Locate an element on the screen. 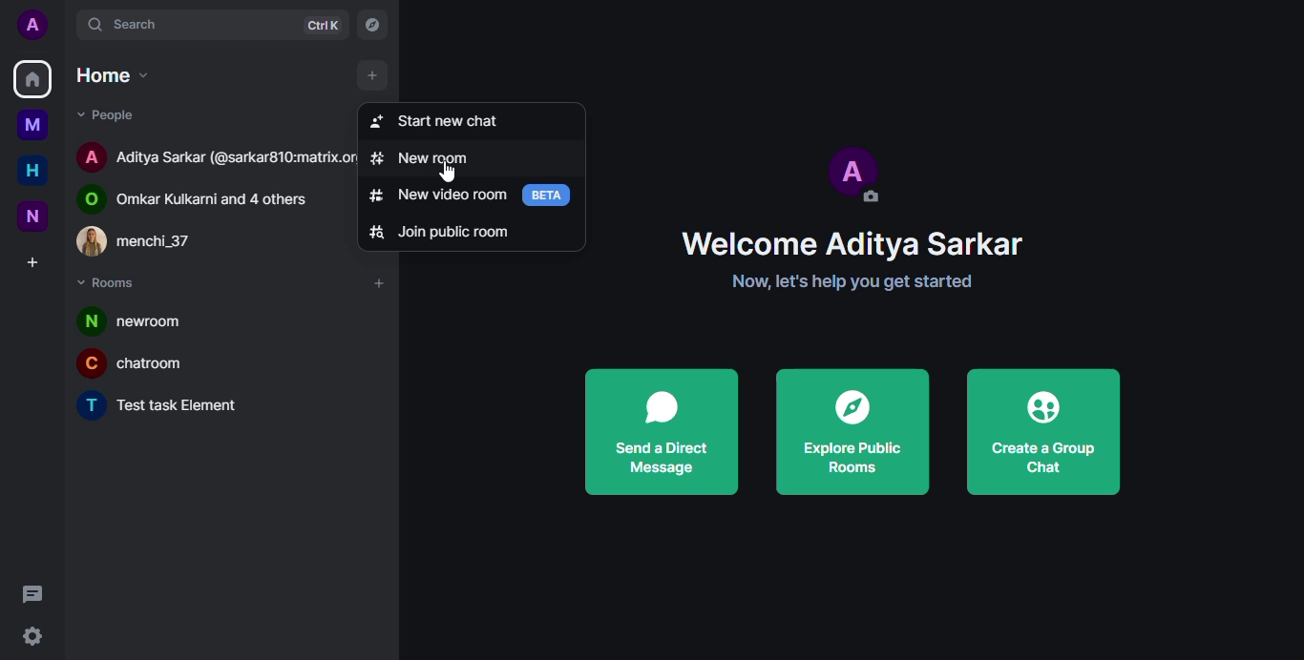 Image resolution: width=1304 pixels, height=660 pixels. profile is located at coordinates (30, 23).